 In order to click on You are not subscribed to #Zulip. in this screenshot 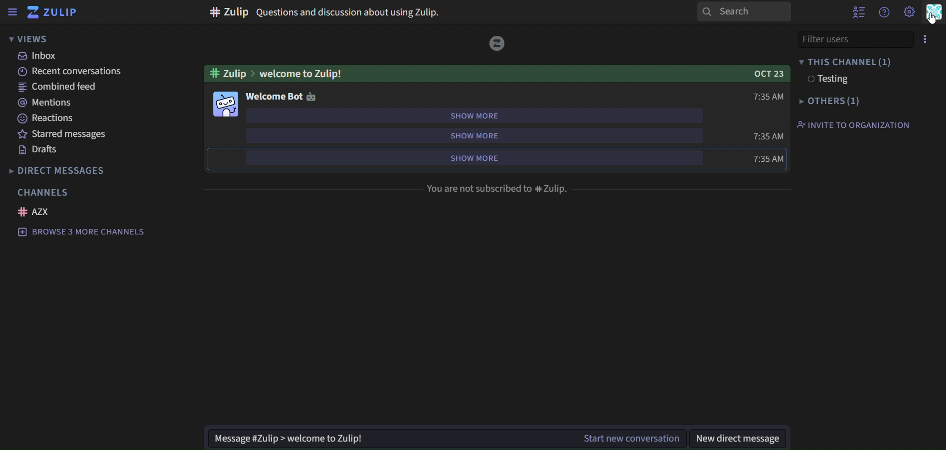, I will do `click(499, 187)`.